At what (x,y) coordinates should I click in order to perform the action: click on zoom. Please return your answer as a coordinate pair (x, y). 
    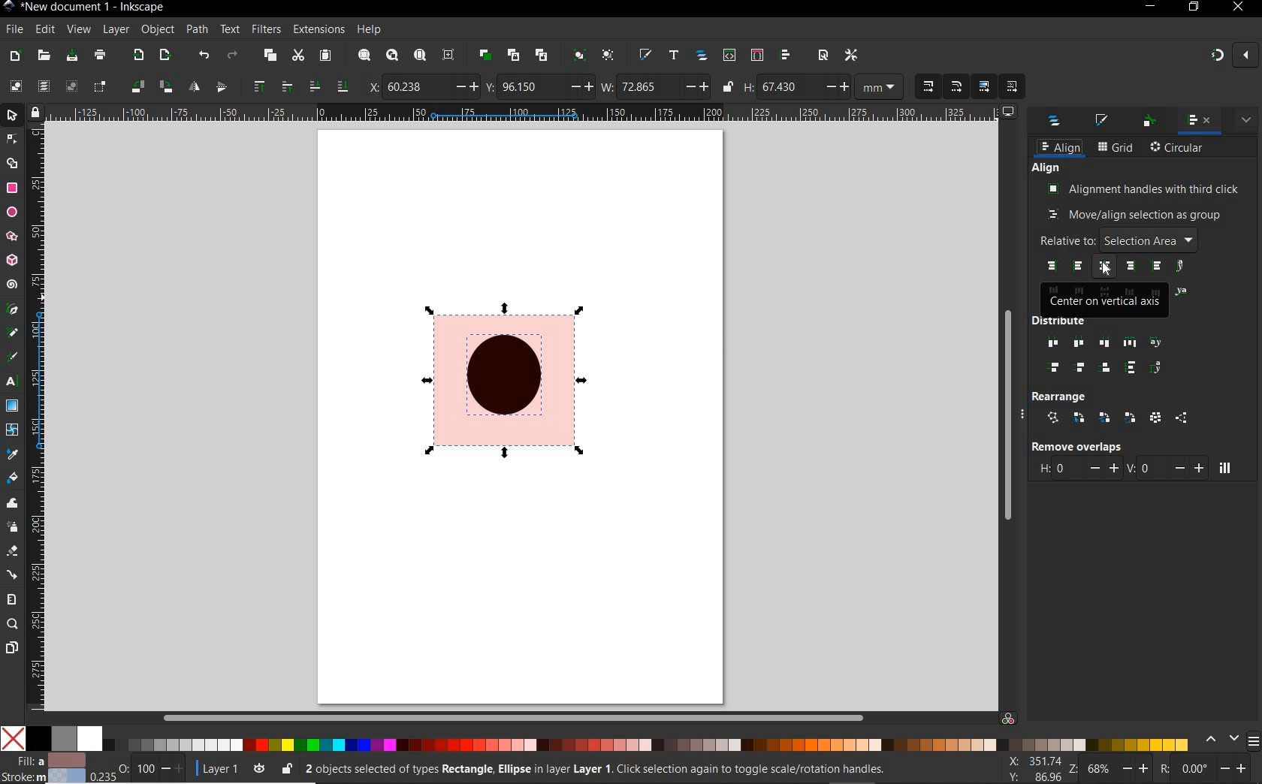
    Looking at the image, I should click on (1116, 770).